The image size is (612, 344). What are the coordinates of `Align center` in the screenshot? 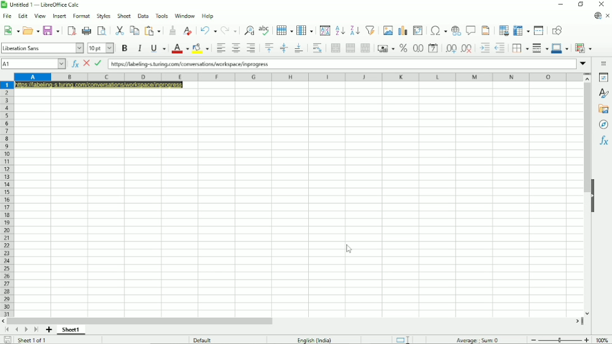 It's located at (235, 48).